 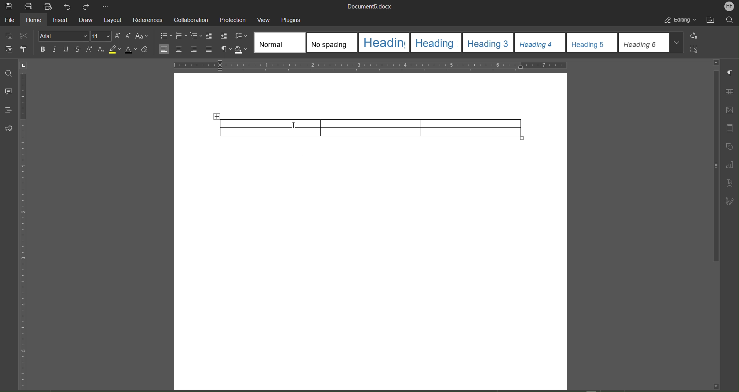 I want to click on No spacing, so click(x=332, y=42).